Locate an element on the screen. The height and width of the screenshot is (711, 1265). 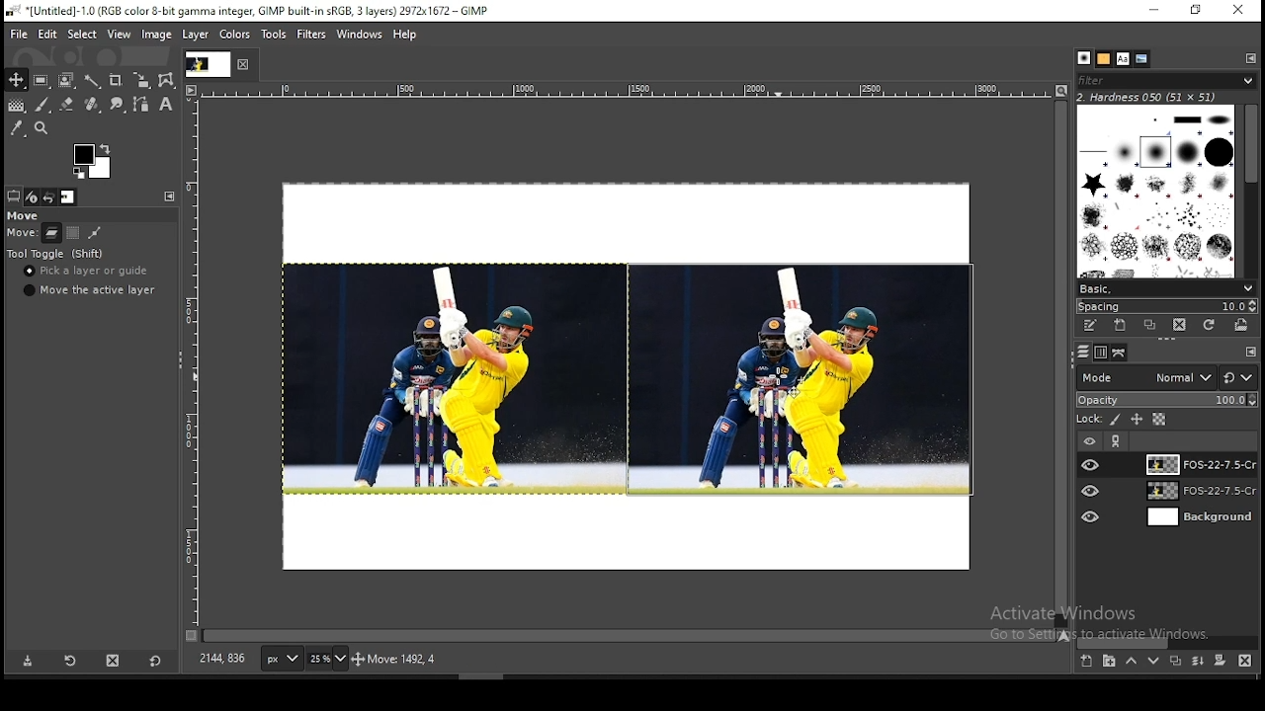
icon and file name is located at coordinates (245, 12).